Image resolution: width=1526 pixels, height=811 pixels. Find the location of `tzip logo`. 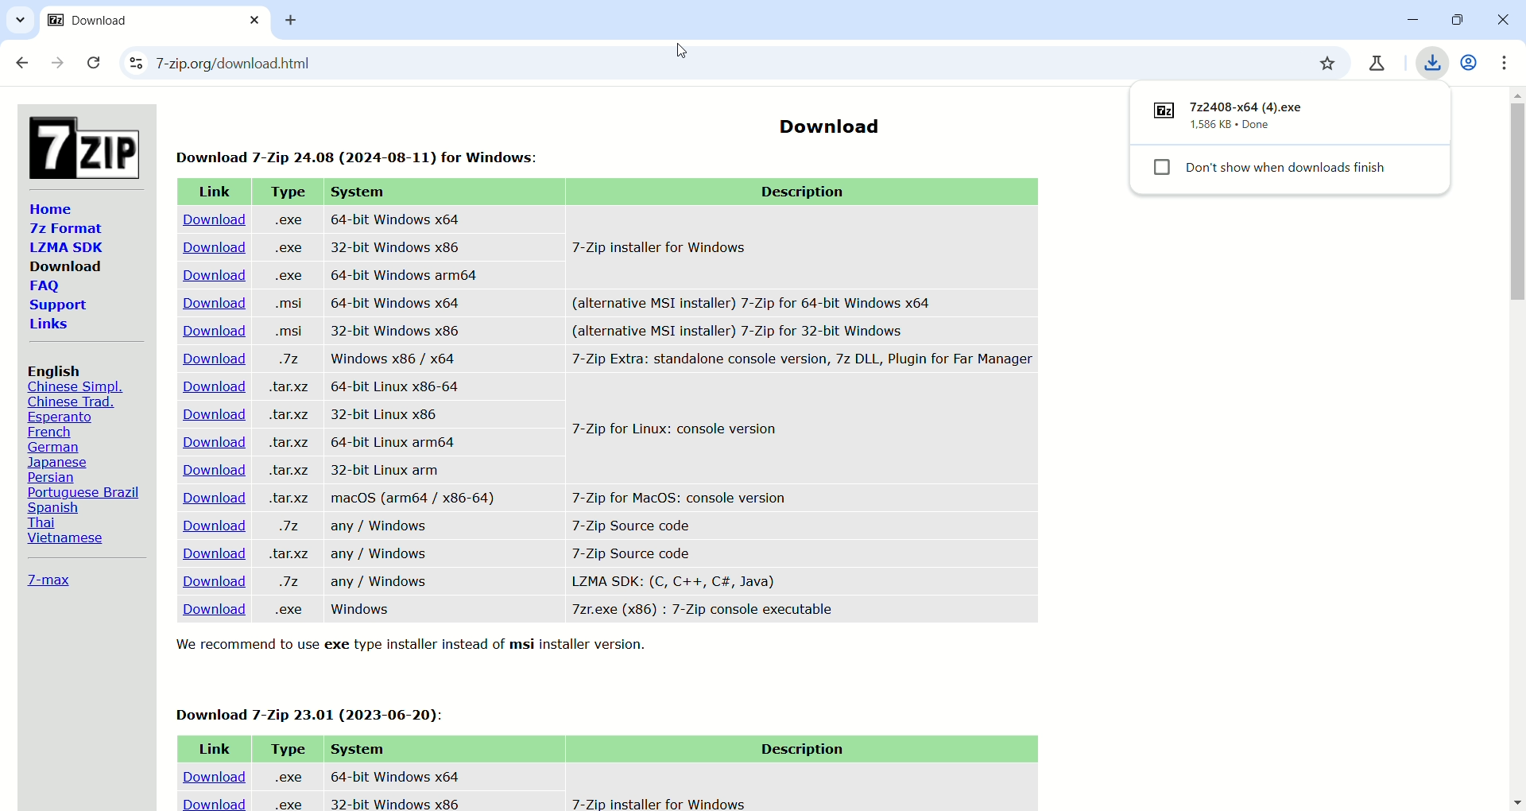

tzip logo is located at coordinates (81, 143).